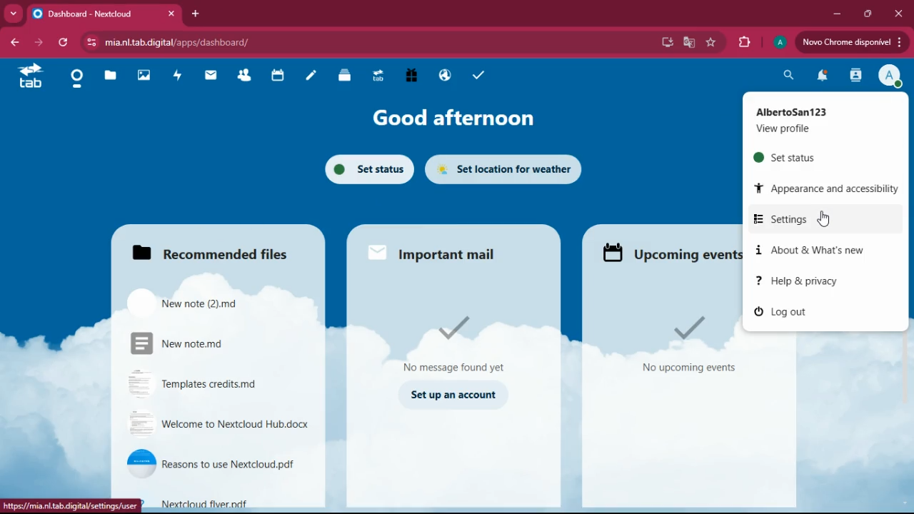  What do you see at coordinates (453, 395) in the screenshot?
I see `set up` at bounding box center [453, 395].